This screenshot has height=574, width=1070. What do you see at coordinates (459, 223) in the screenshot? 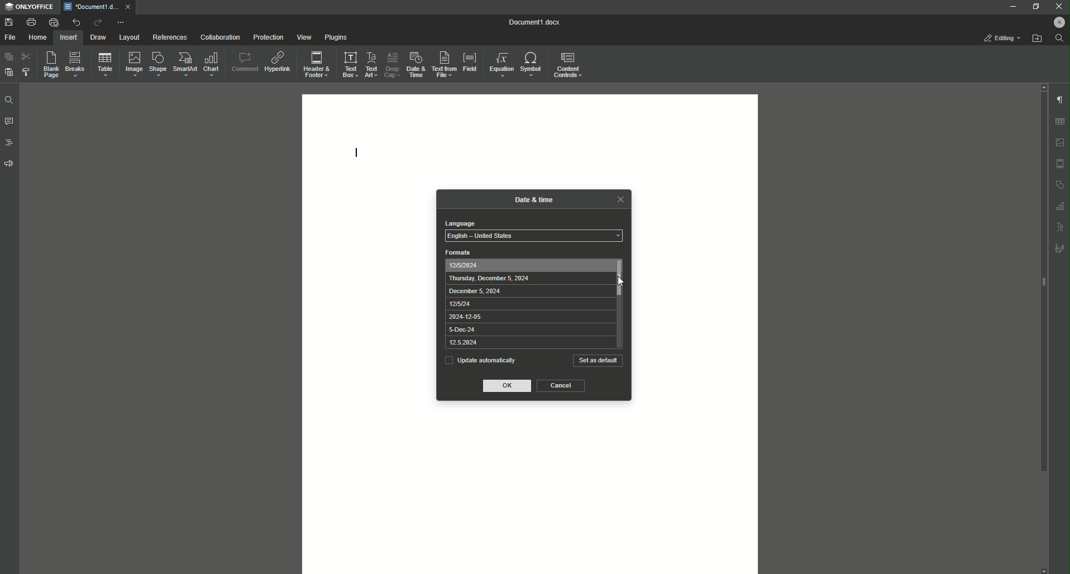
I see `language` at bounding box center [459, 223].